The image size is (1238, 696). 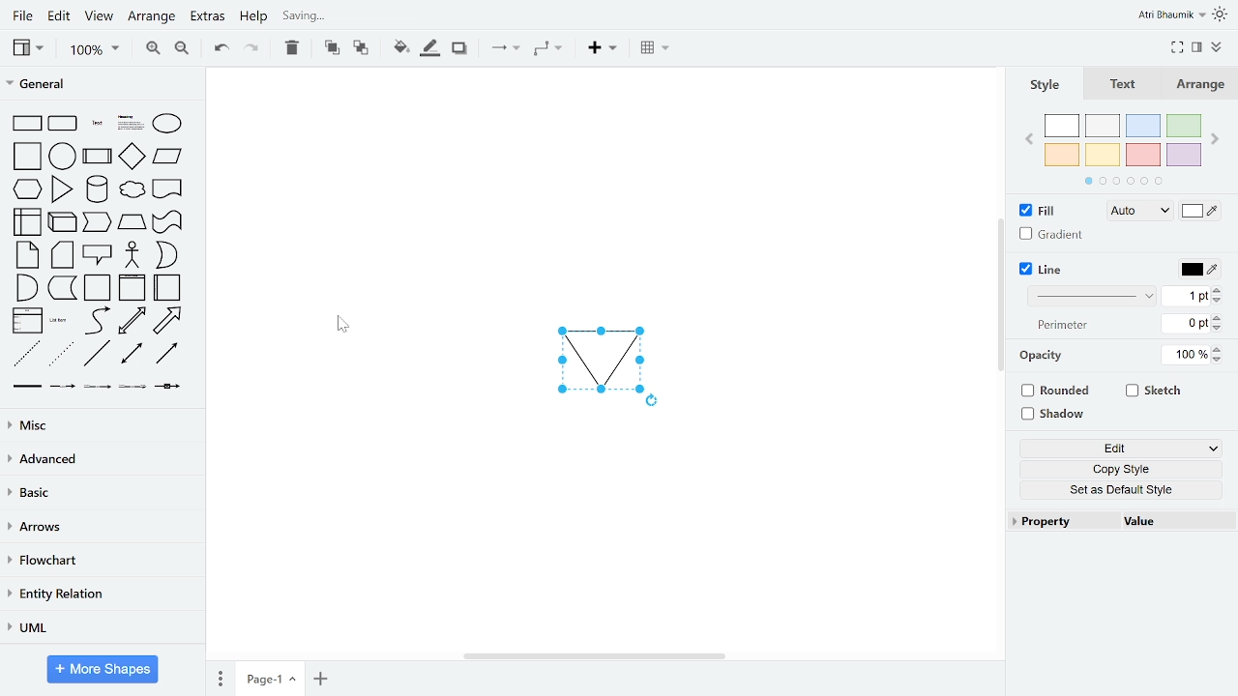 What do you see at coordinates (26, 322) in the screenshot?
I see `list` at bounding box center [26, 322].